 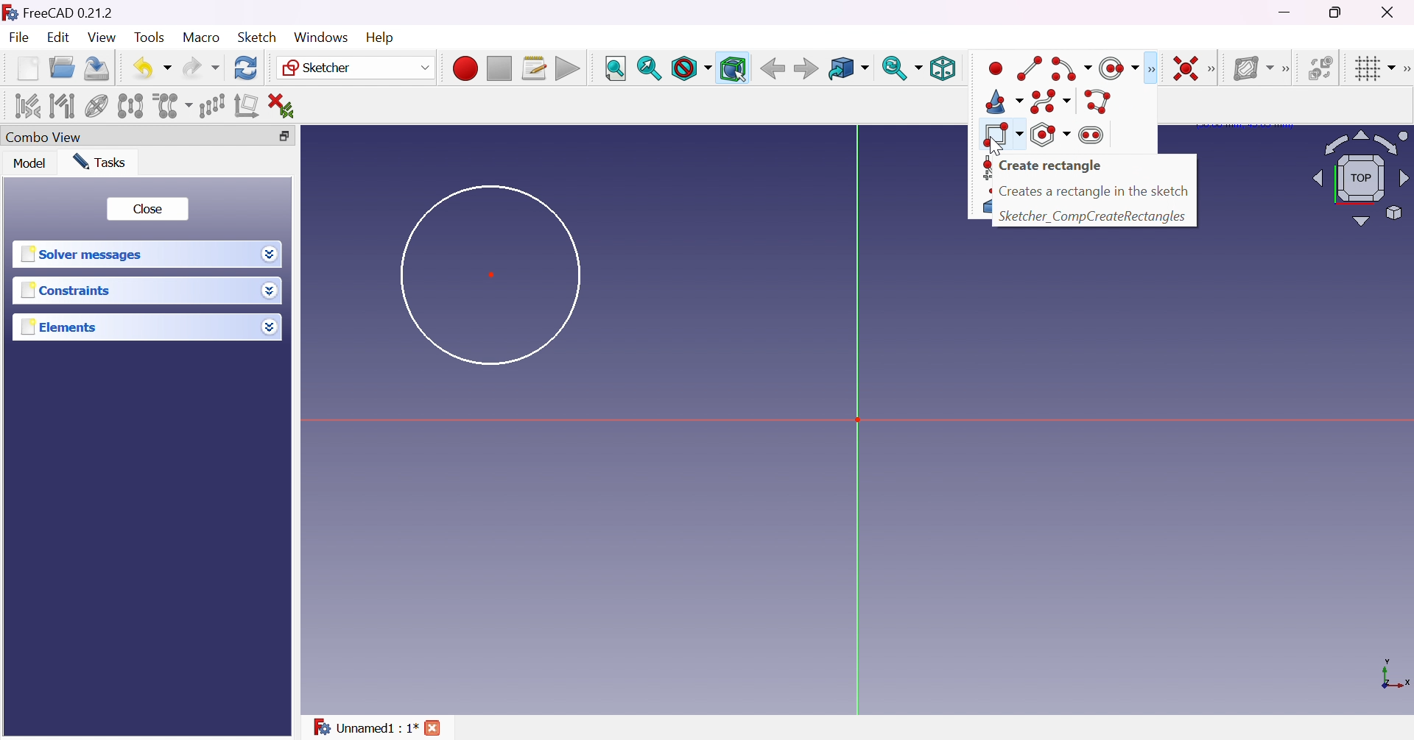 What do you see at coordinates (286, 106) in the screenshot?
I see `Delete all constraints` at bounding box center [286, 106].